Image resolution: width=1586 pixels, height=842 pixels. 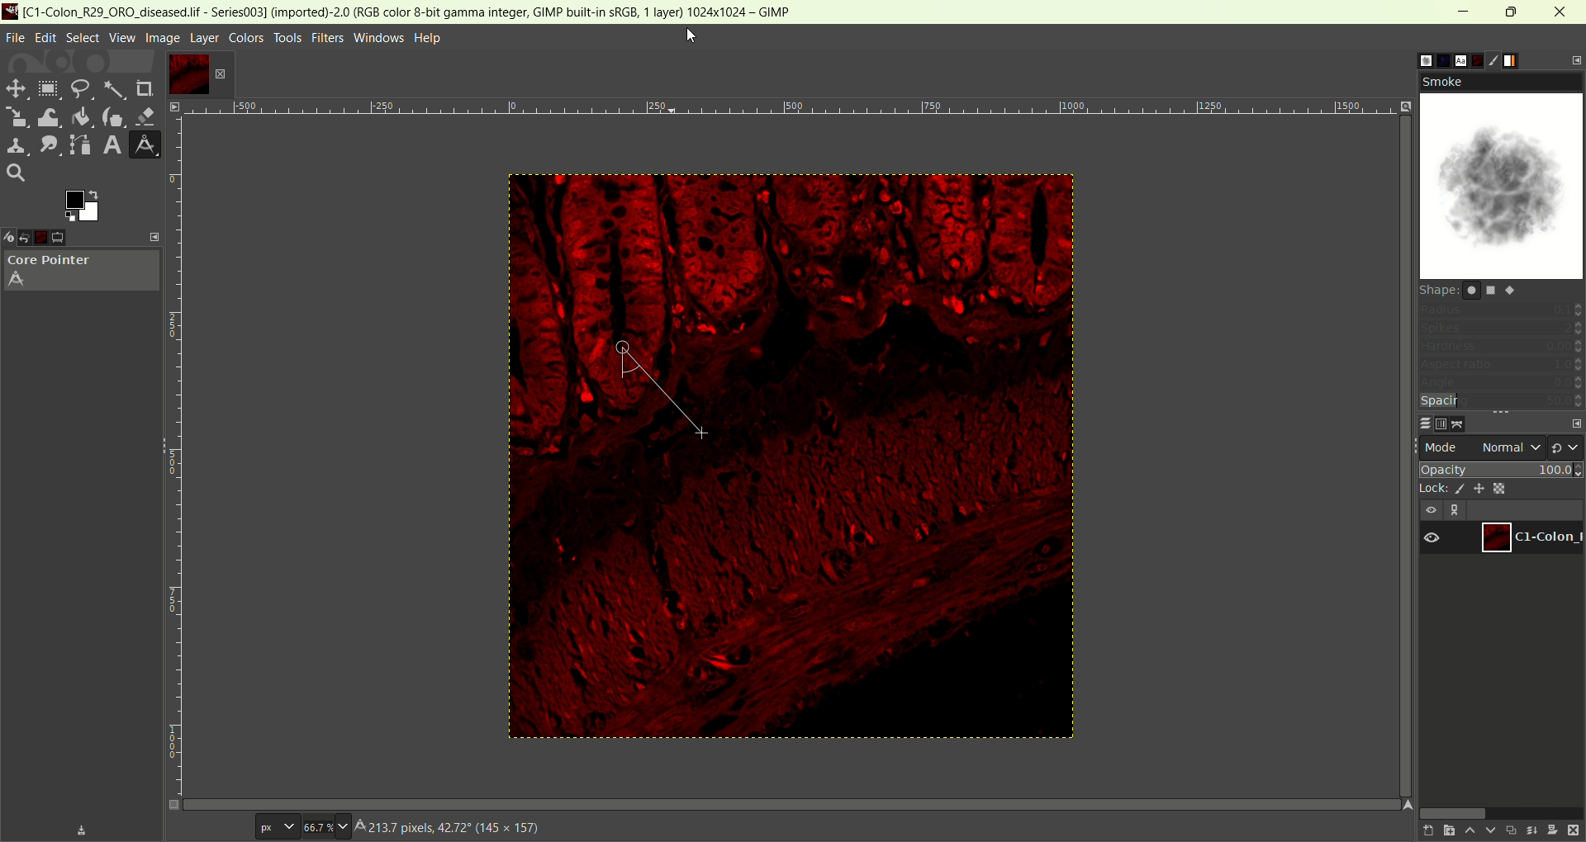 What do you see at coordinates (14, 115) in the screenshot?
I see `scale` at bounding box center [14, 115].